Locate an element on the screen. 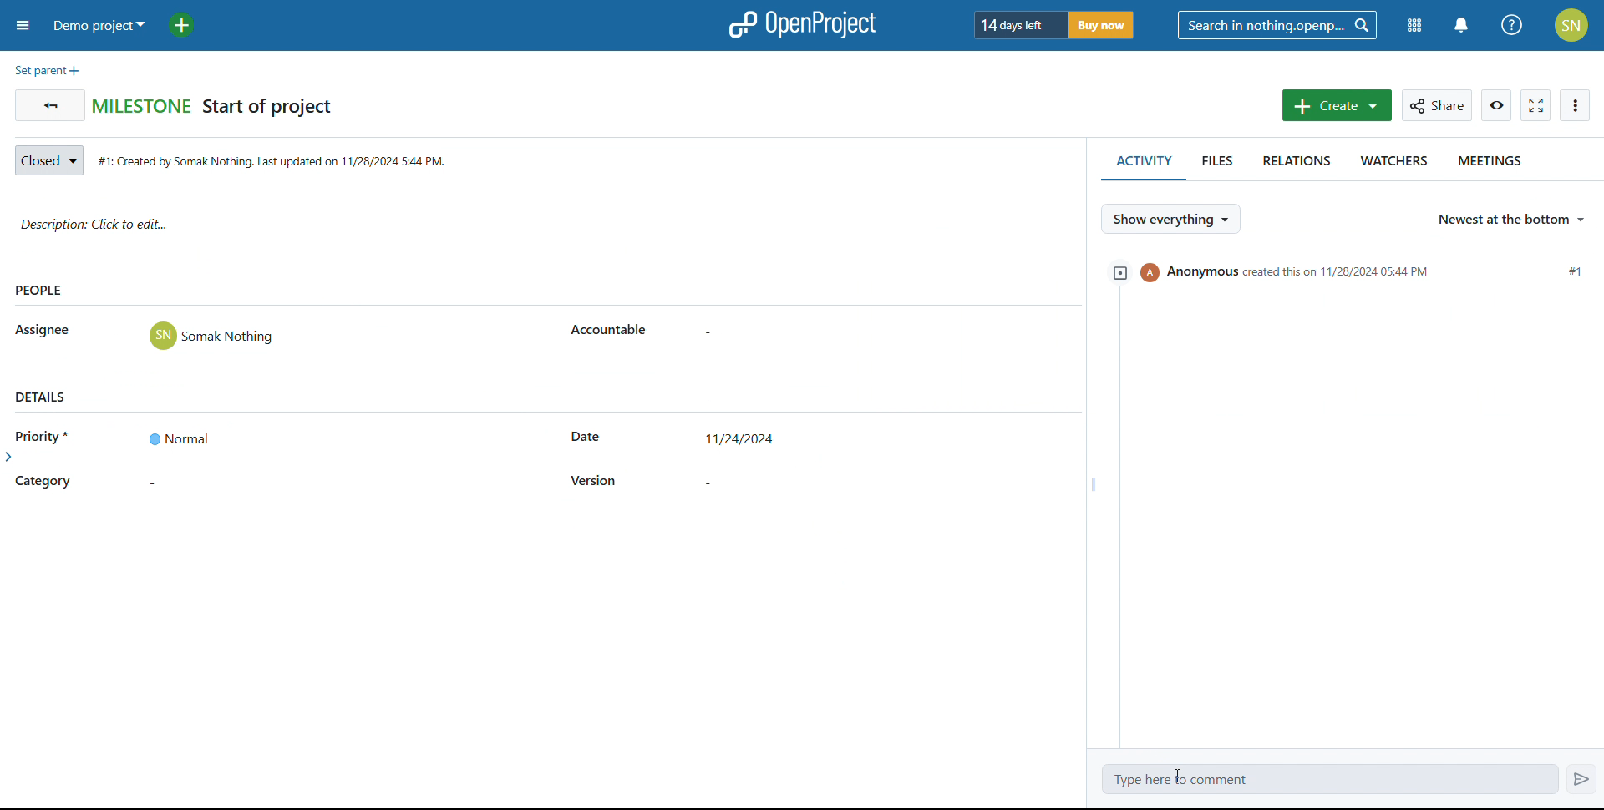 This screenshot has width=1604, height=810. expand side bar is located at coordinates (11, 460).